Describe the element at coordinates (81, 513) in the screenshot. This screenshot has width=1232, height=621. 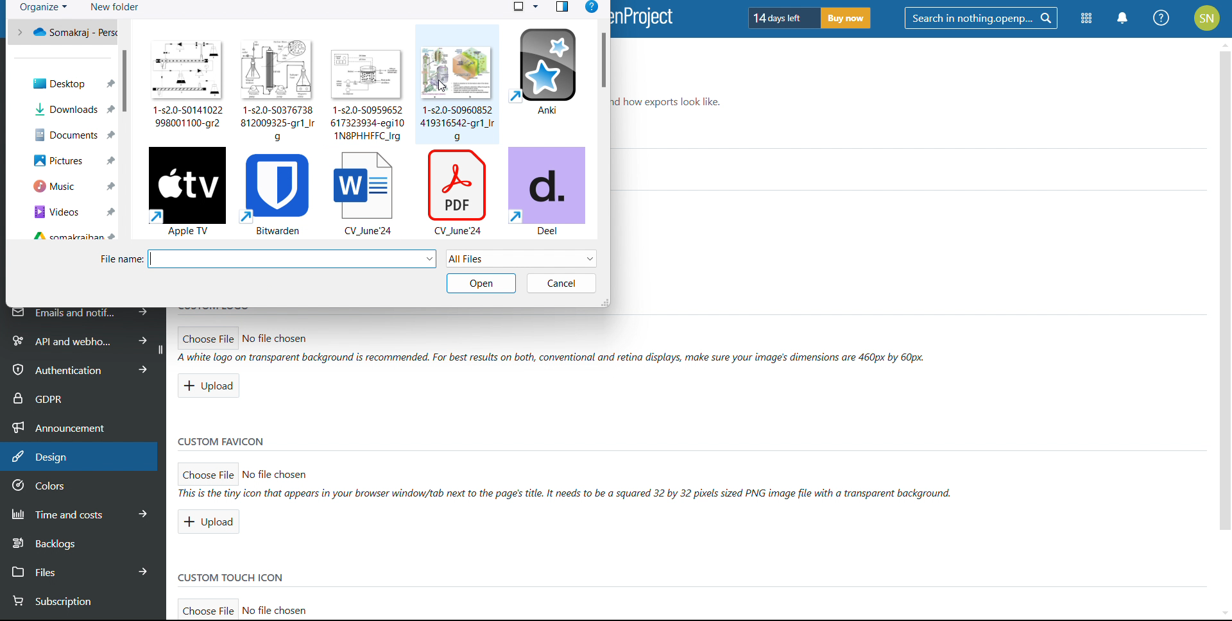
I see `time and costs` at that location.